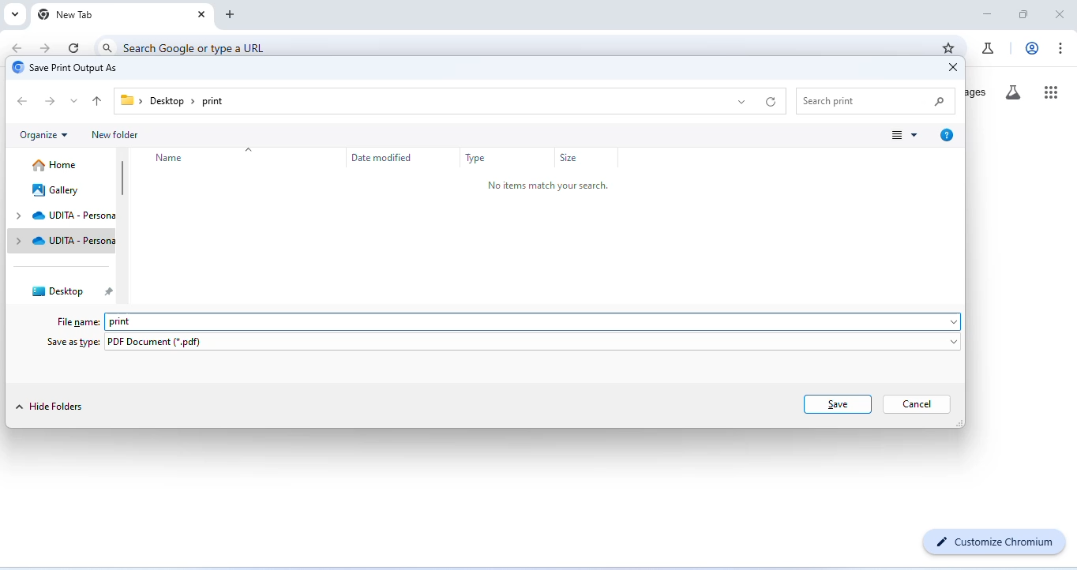  I want to click on get help, so click(947, 136).